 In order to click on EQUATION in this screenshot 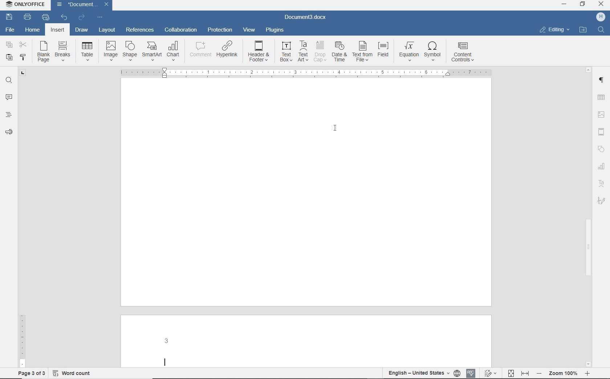, I will do `click(409, 52)`.